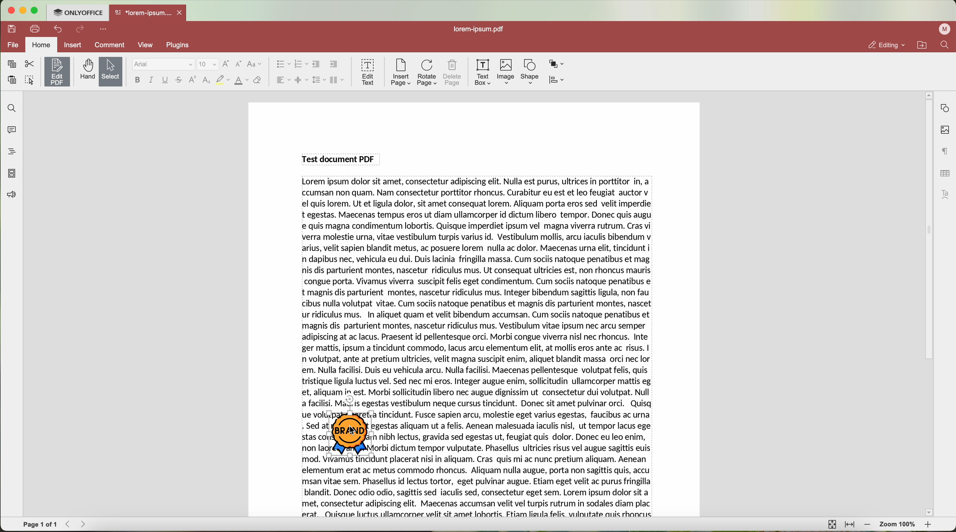  I want to click on click on edit PDF, so click(58, 73).